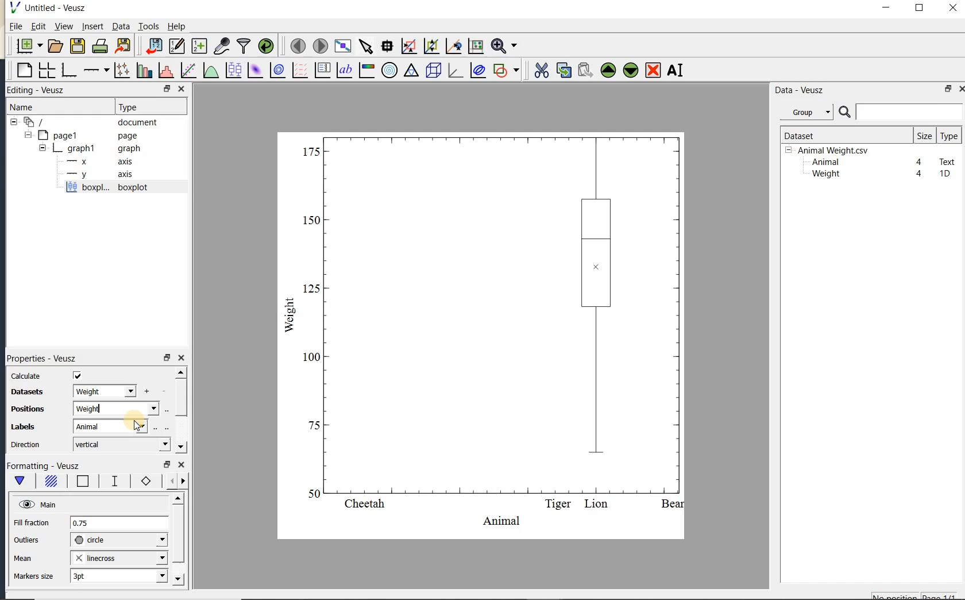 The image size is (965, 600). What do you see at coordinates (948, 136) in the screenshot?
I see `type` at bounding box center [948, 136].